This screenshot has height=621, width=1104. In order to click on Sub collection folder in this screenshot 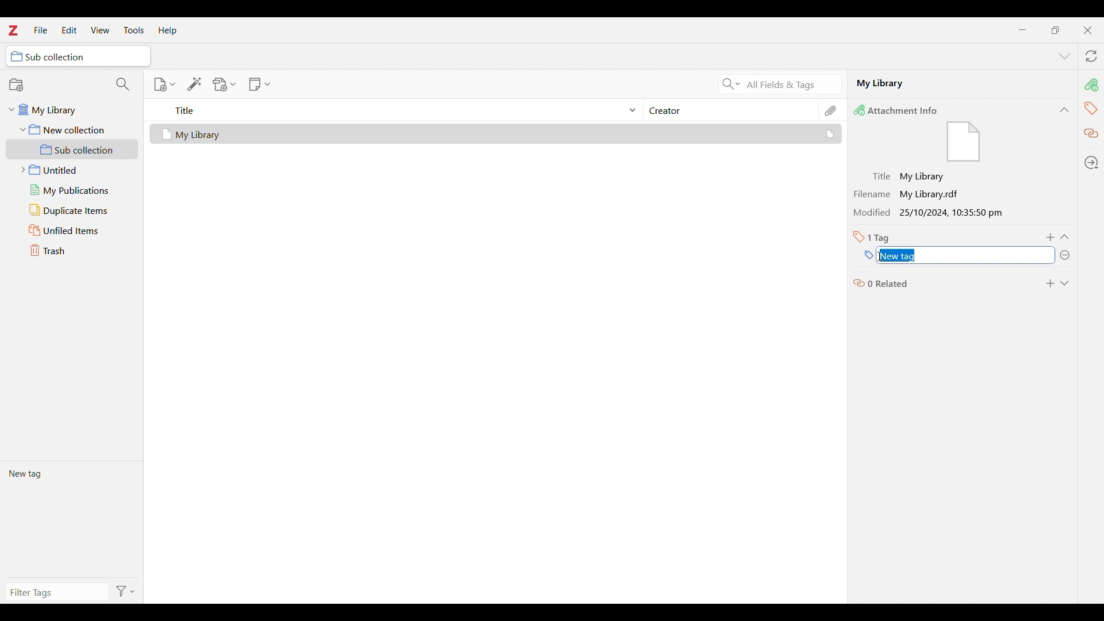, I will do `click(72, 149)`.